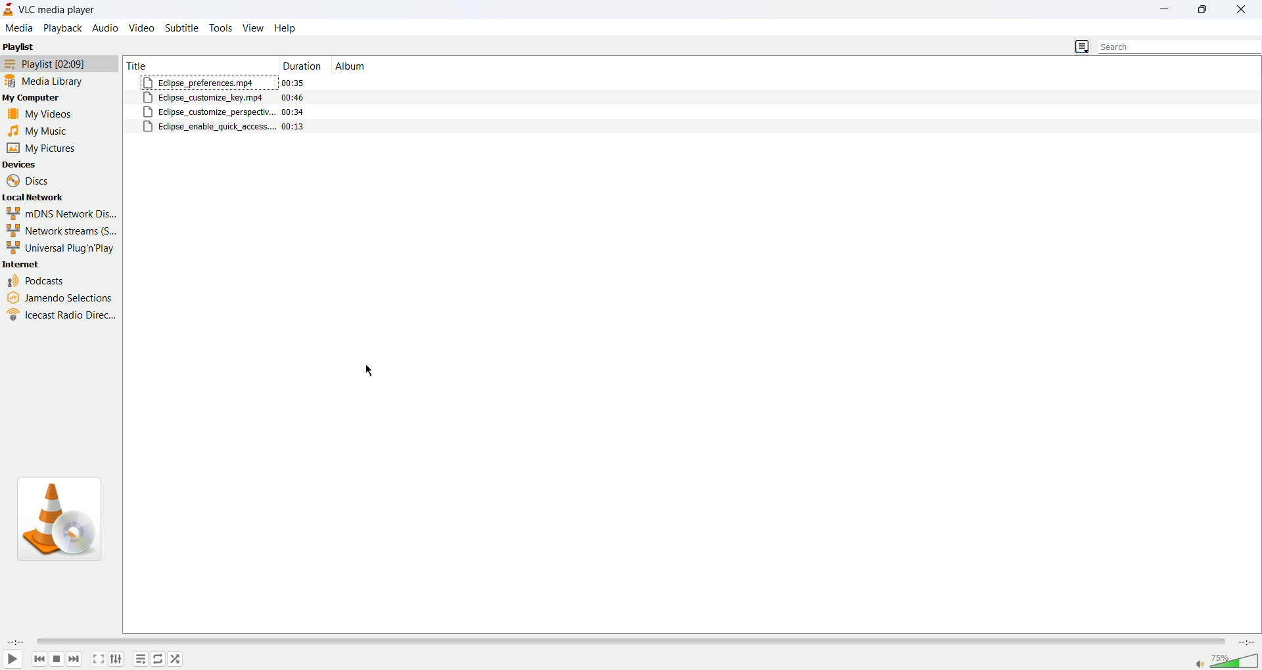 The width and height of the screenshot is (1262, 670). Describe the element at coordinates (143, 28) in the screenshot. I see `video` at that location.